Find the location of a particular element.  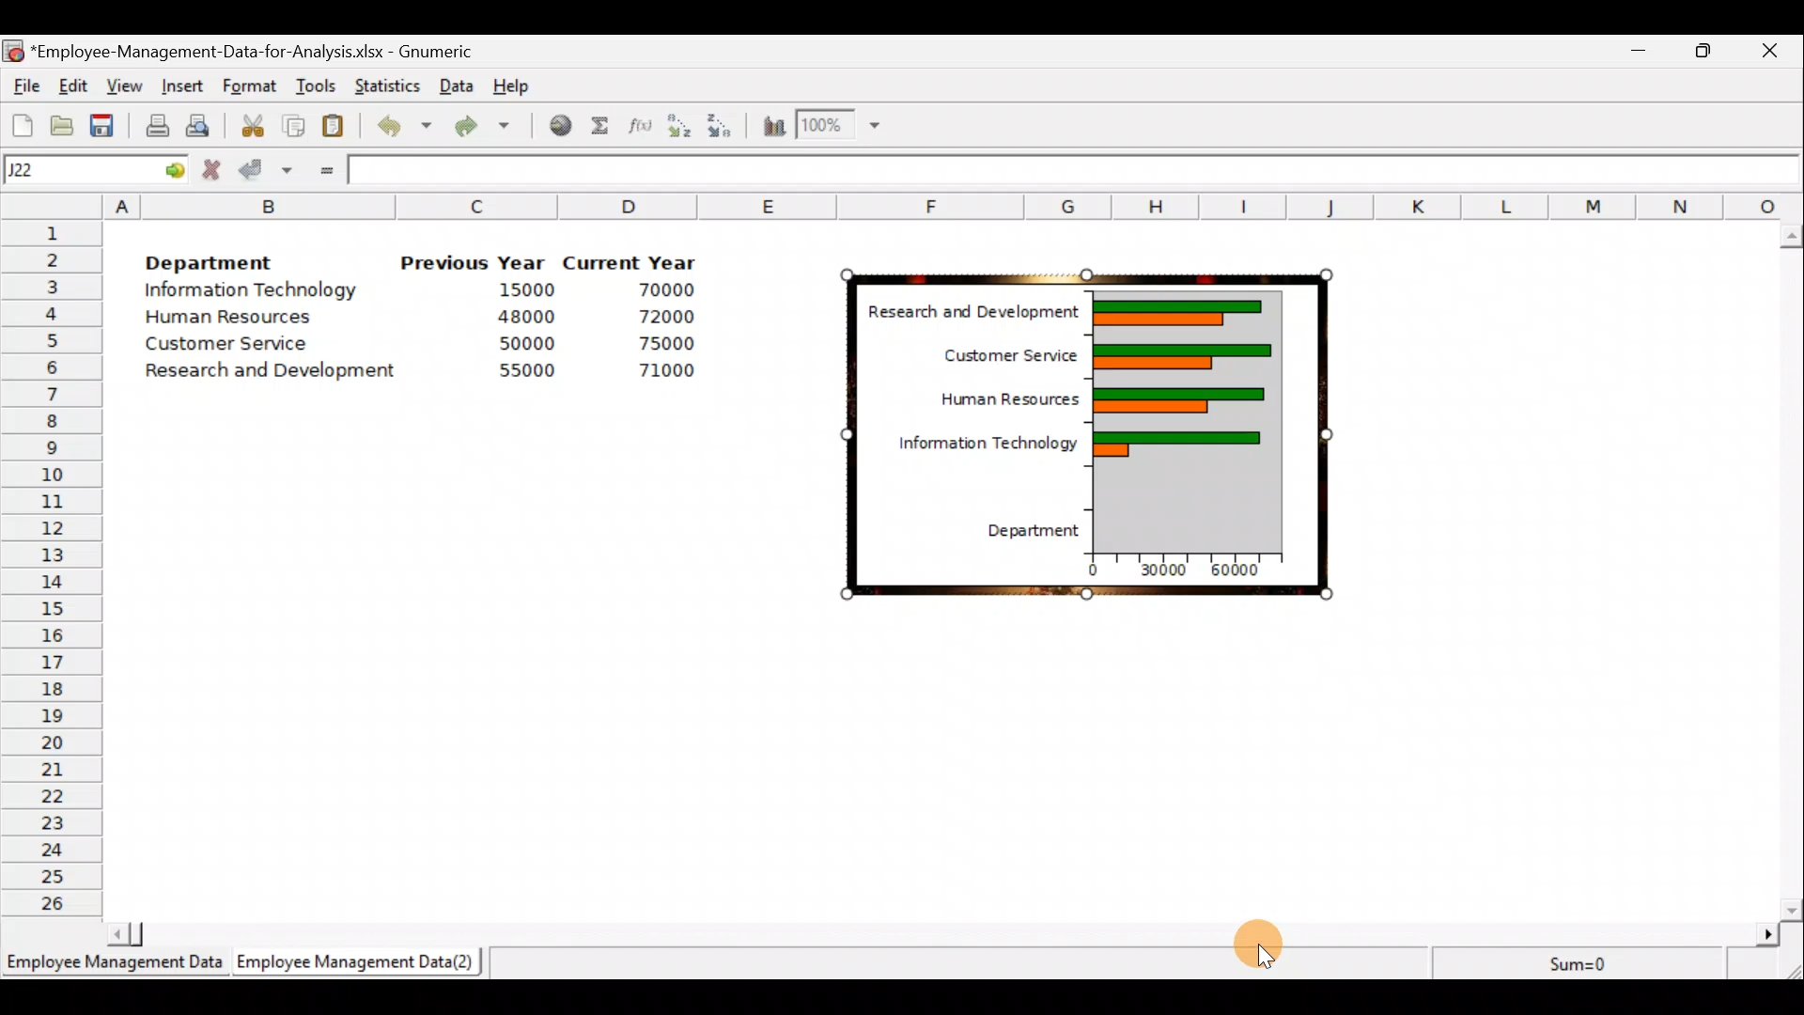

Edit a function in the current cell is located at coordinates (642, 127).